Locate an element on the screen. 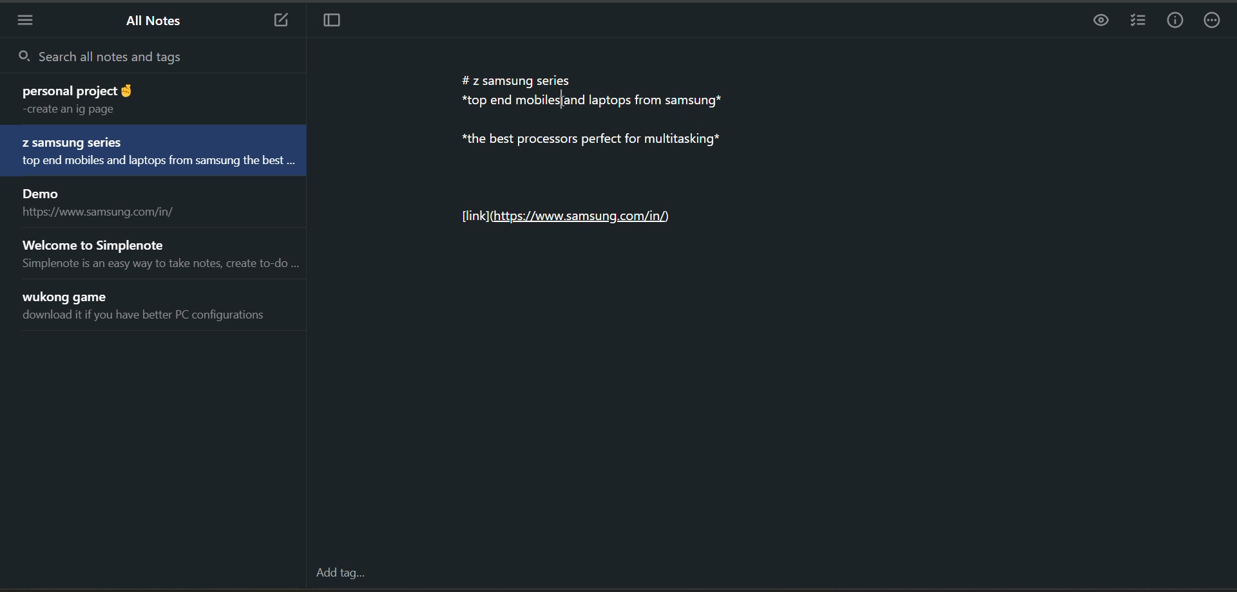  info is located at coordinates (1177, 22).